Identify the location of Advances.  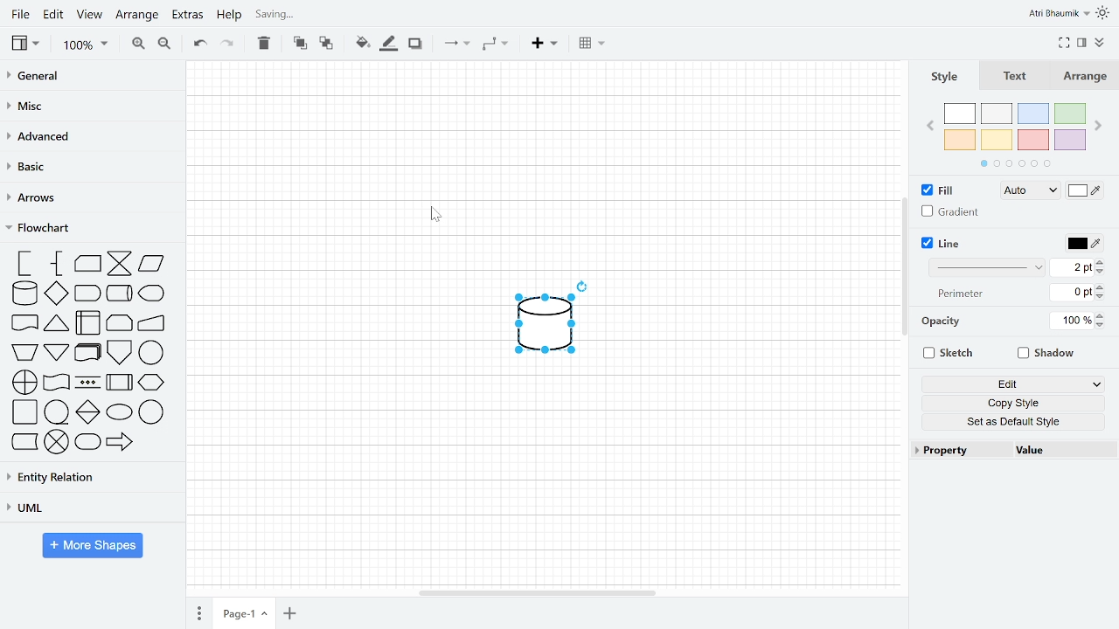
(88, 136).